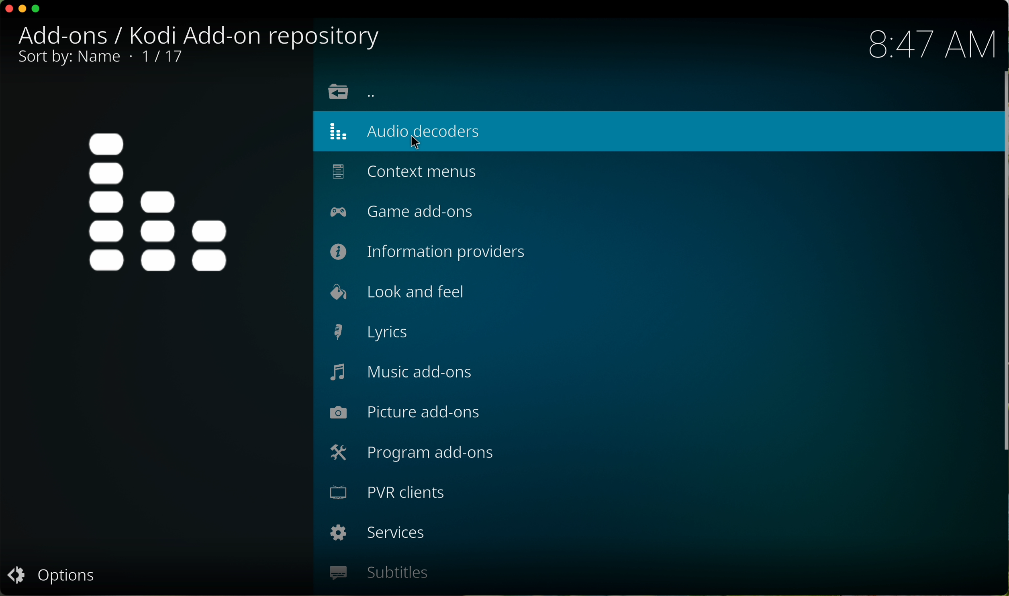  I want to click on context menus, so click(405, 173).